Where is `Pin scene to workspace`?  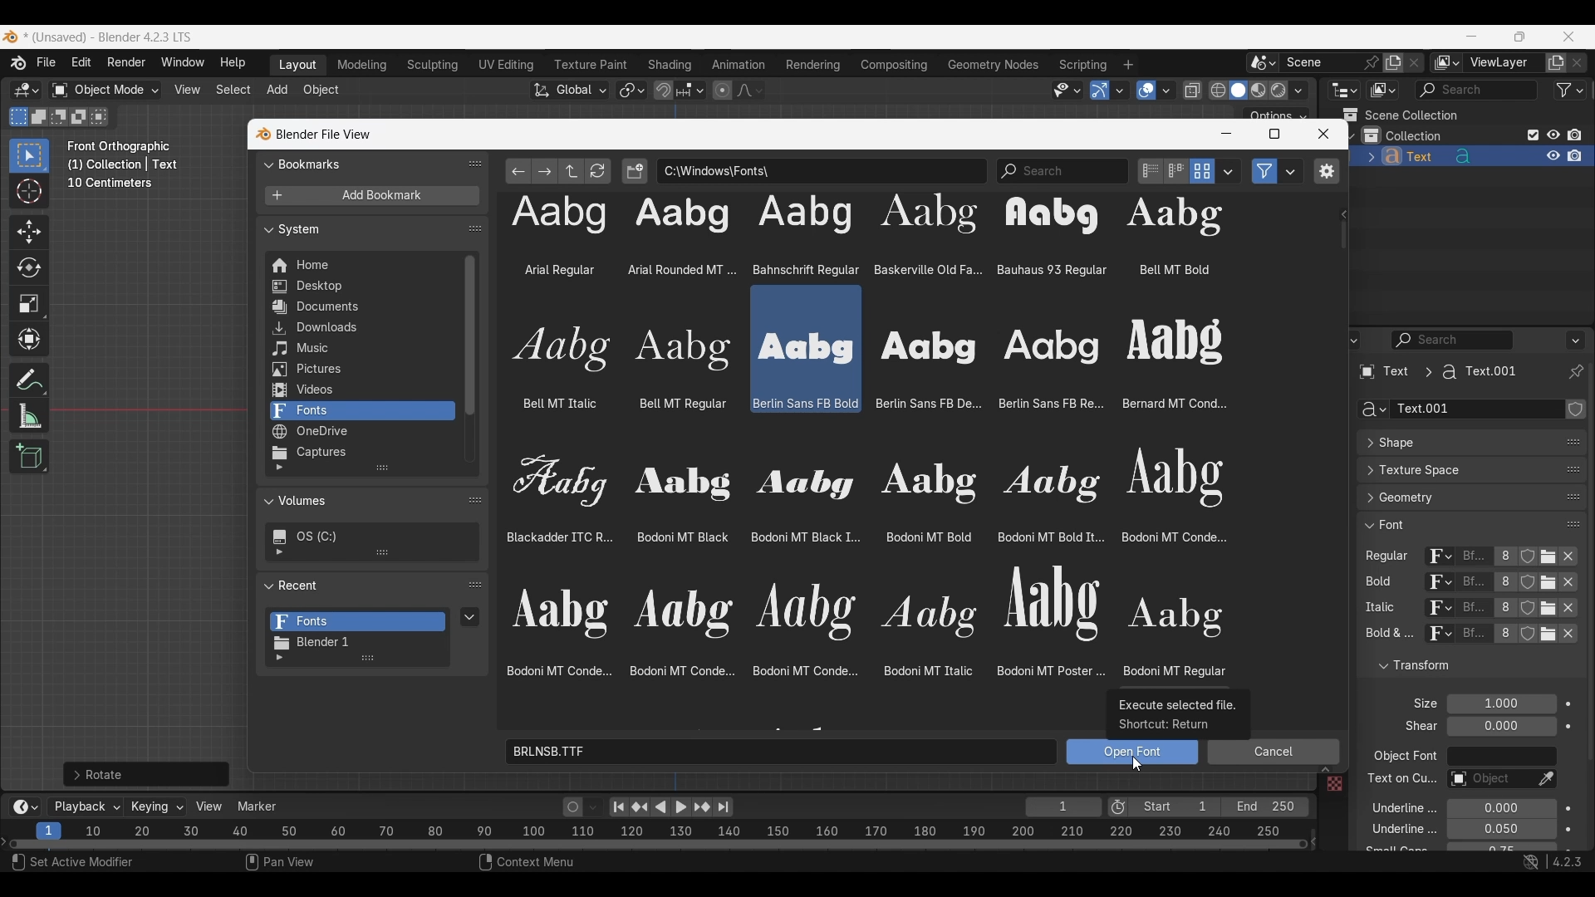 Pin scene to workspace is located at coordinates (1332, 62).